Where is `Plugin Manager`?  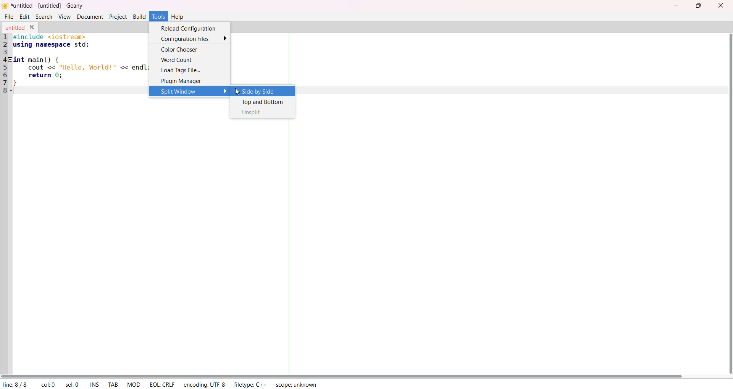 Plugin Manager is located at coordinates (180, 81).